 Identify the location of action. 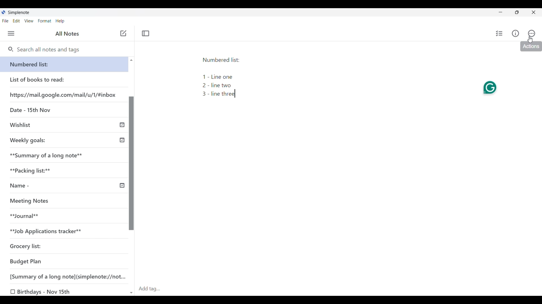
(529, 47).